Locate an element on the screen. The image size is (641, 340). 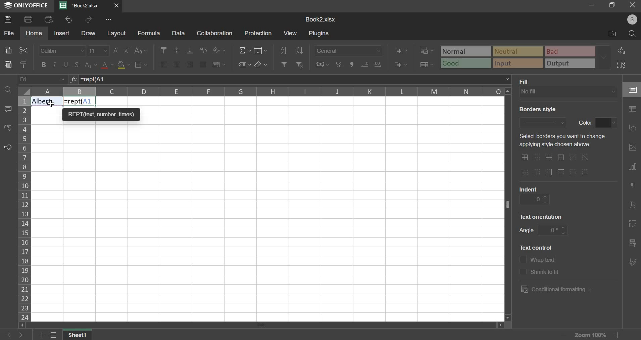
text is located at coordinates (539, 249).